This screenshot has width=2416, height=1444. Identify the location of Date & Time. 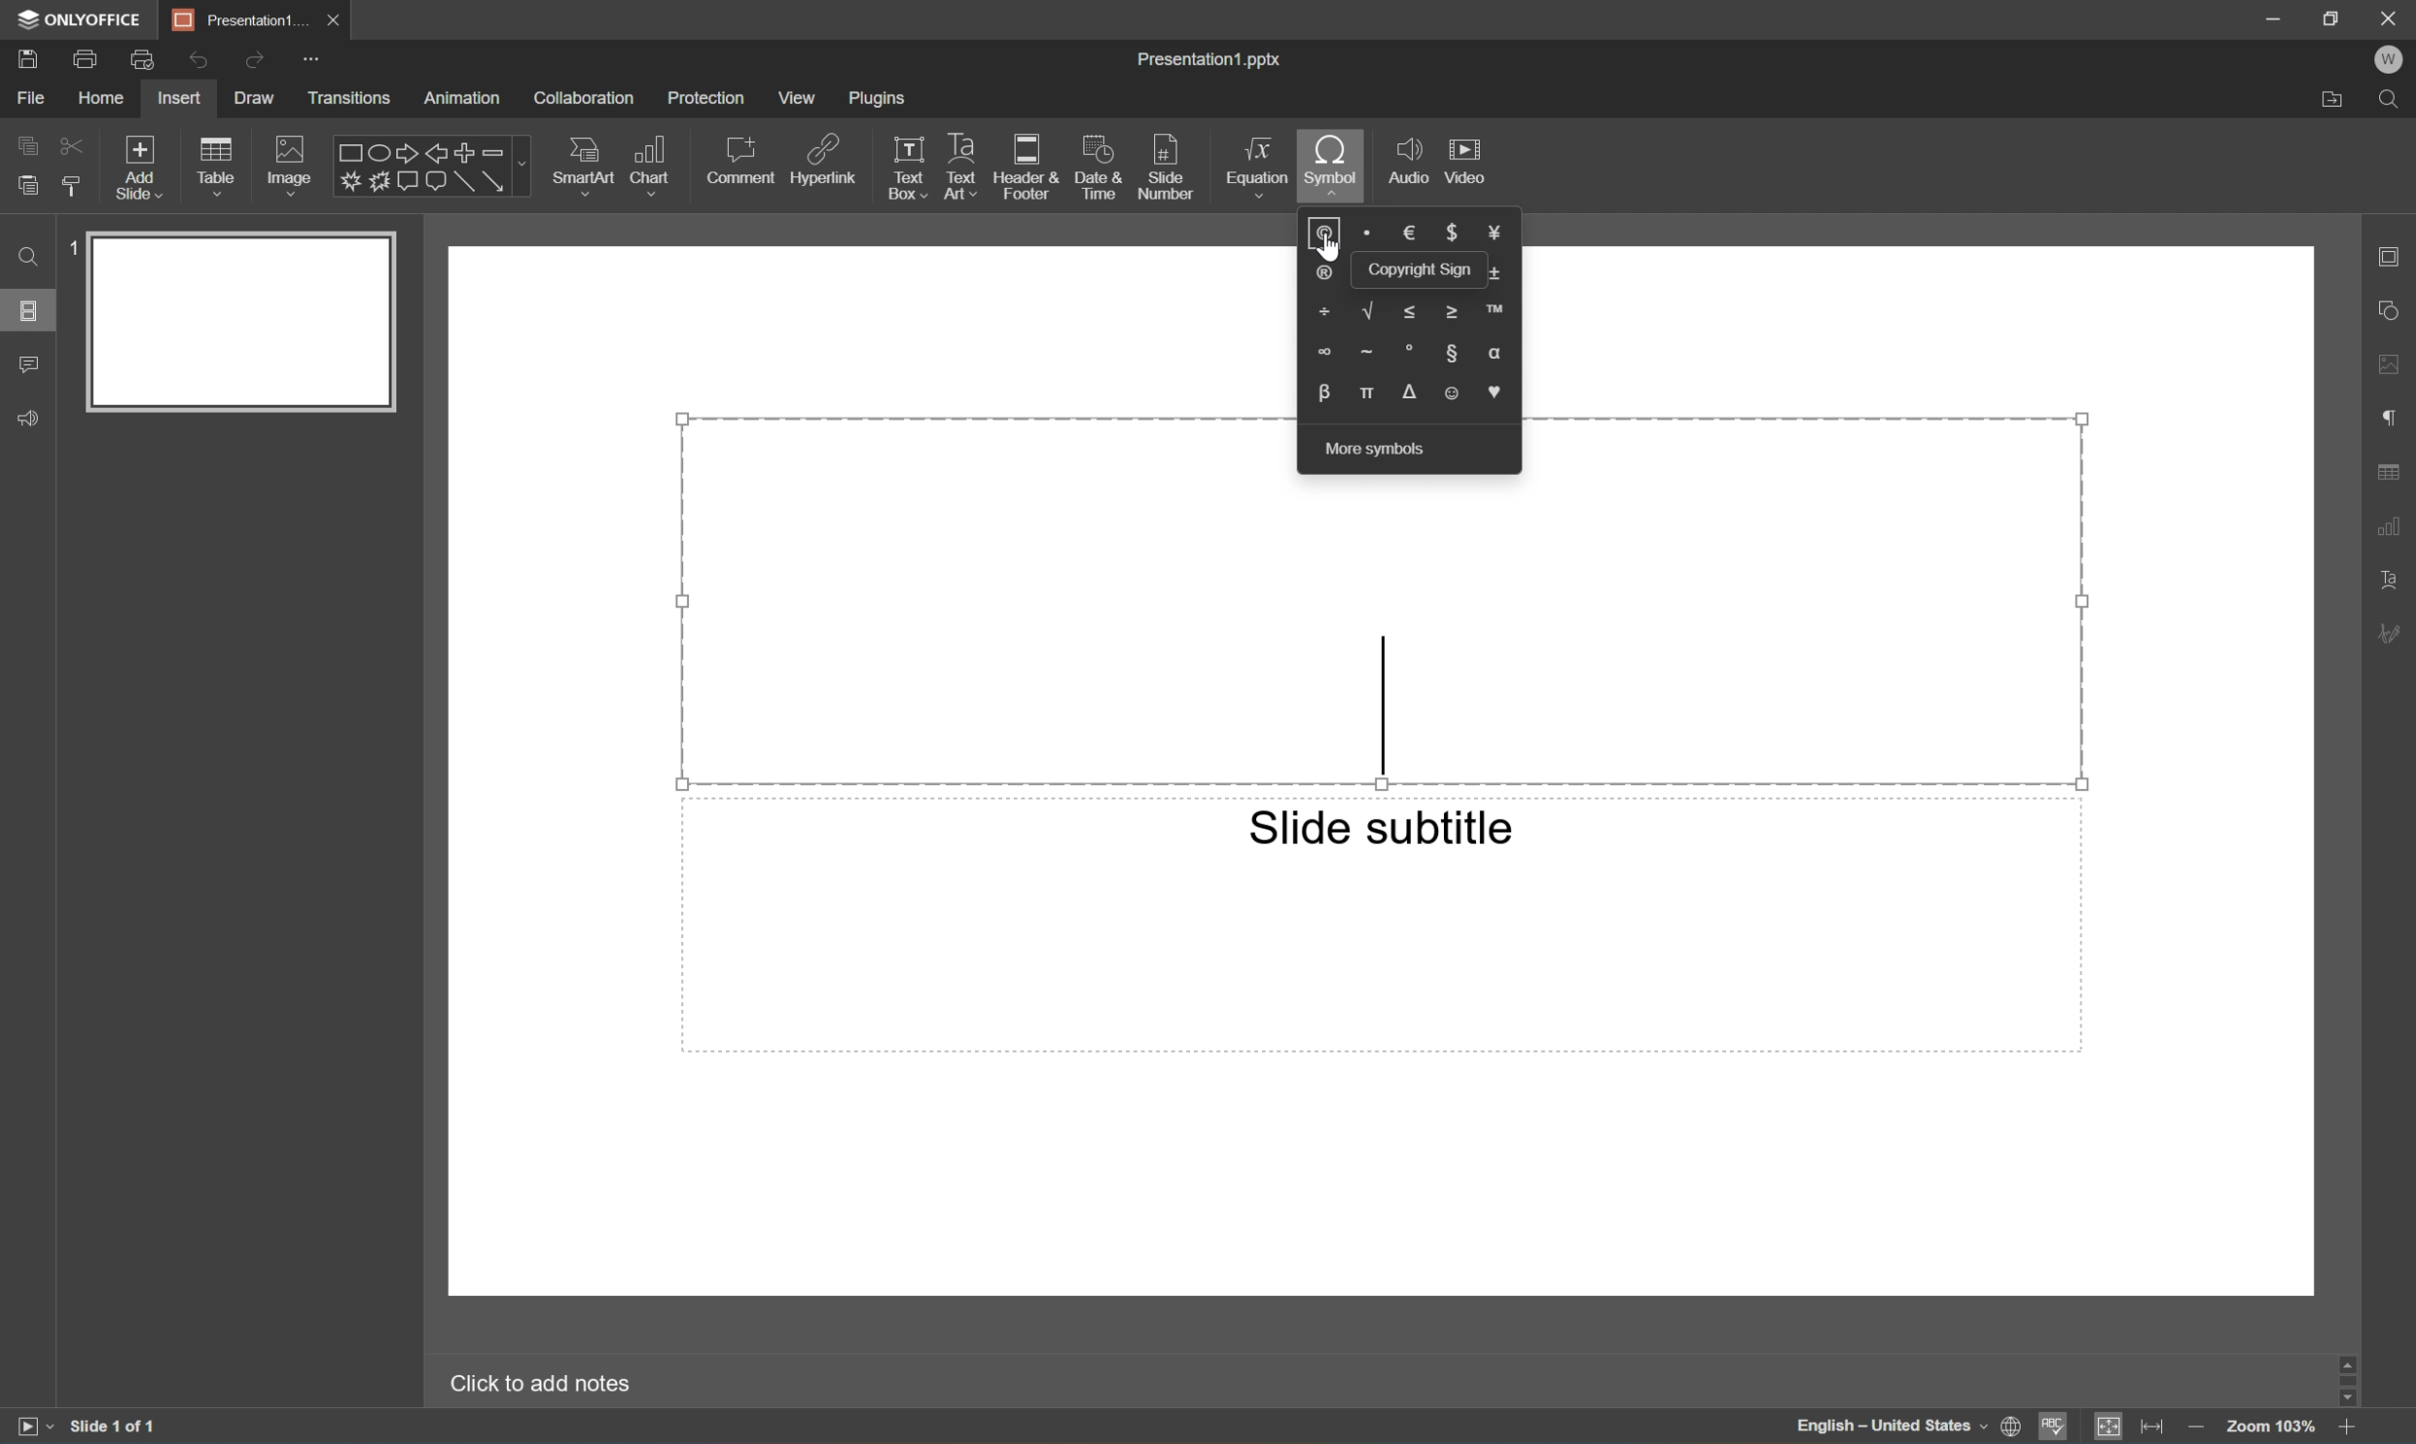
(1101, 167).